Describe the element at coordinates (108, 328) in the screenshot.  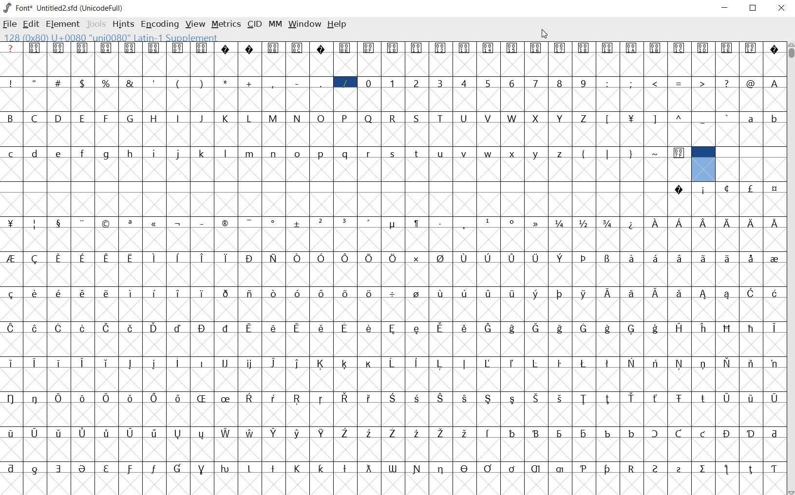
I see `Symbol` at that location.